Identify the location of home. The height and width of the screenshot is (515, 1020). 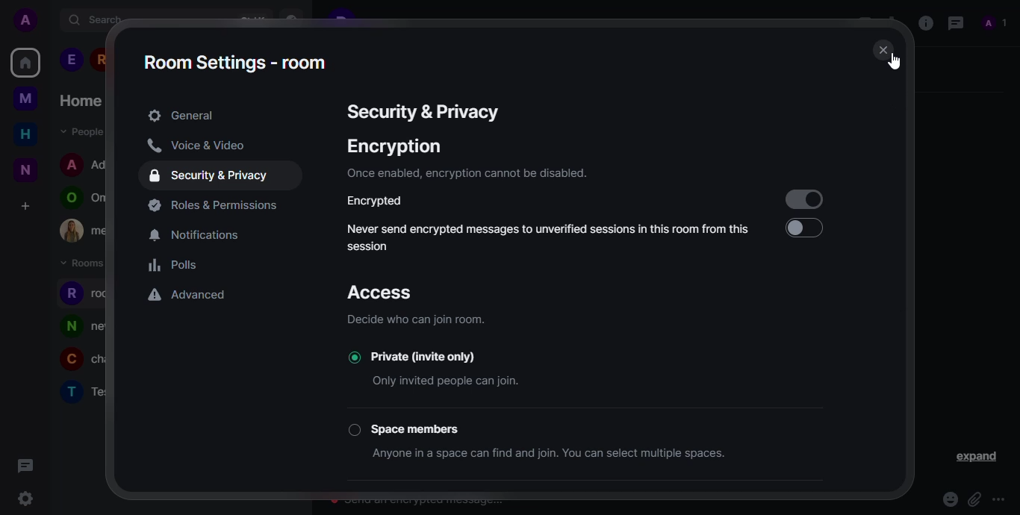
(26, 134).